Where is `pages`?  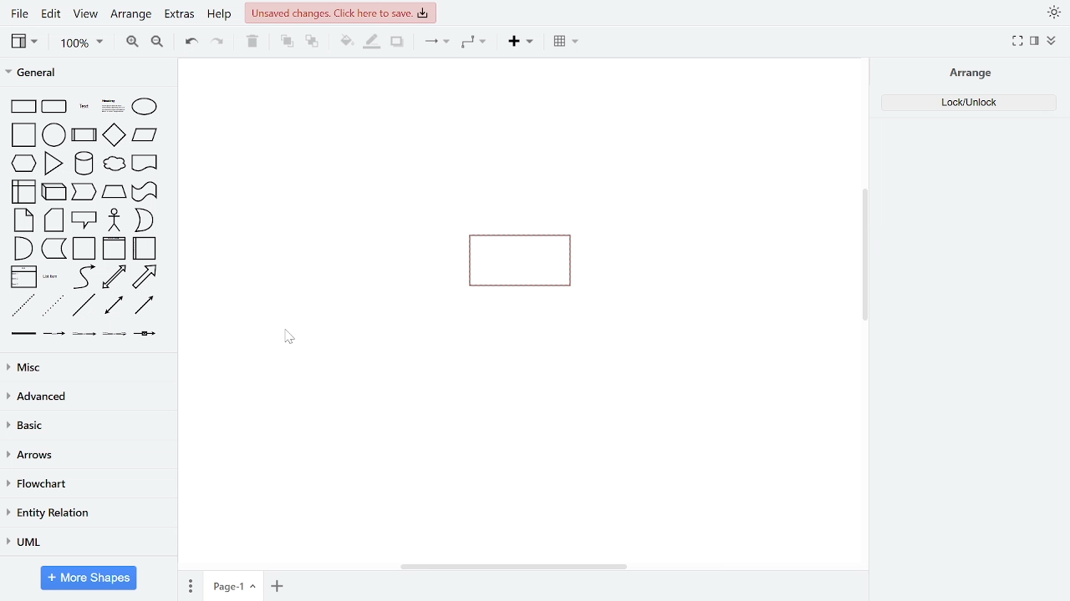
pages is located at coordinates (190, 585).